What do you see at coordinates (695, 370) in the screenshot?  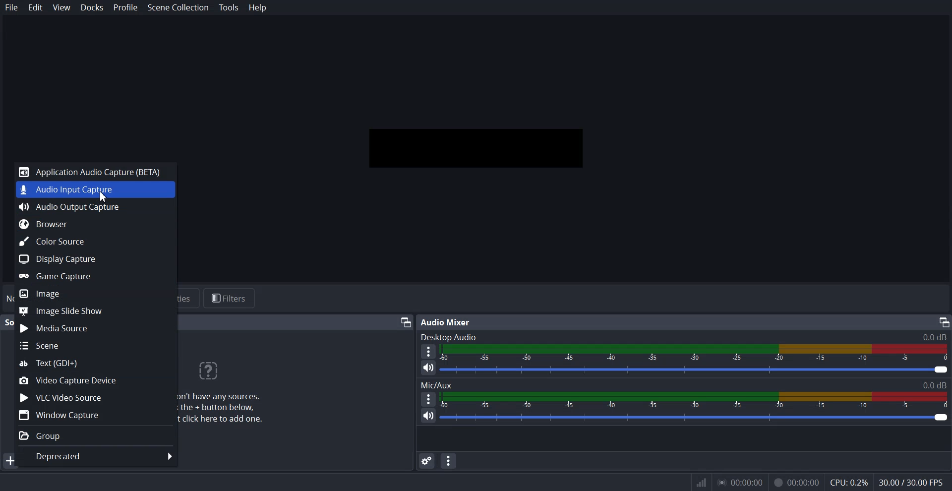 I see `Volume level adjuster` at bounding box center [695, 370].